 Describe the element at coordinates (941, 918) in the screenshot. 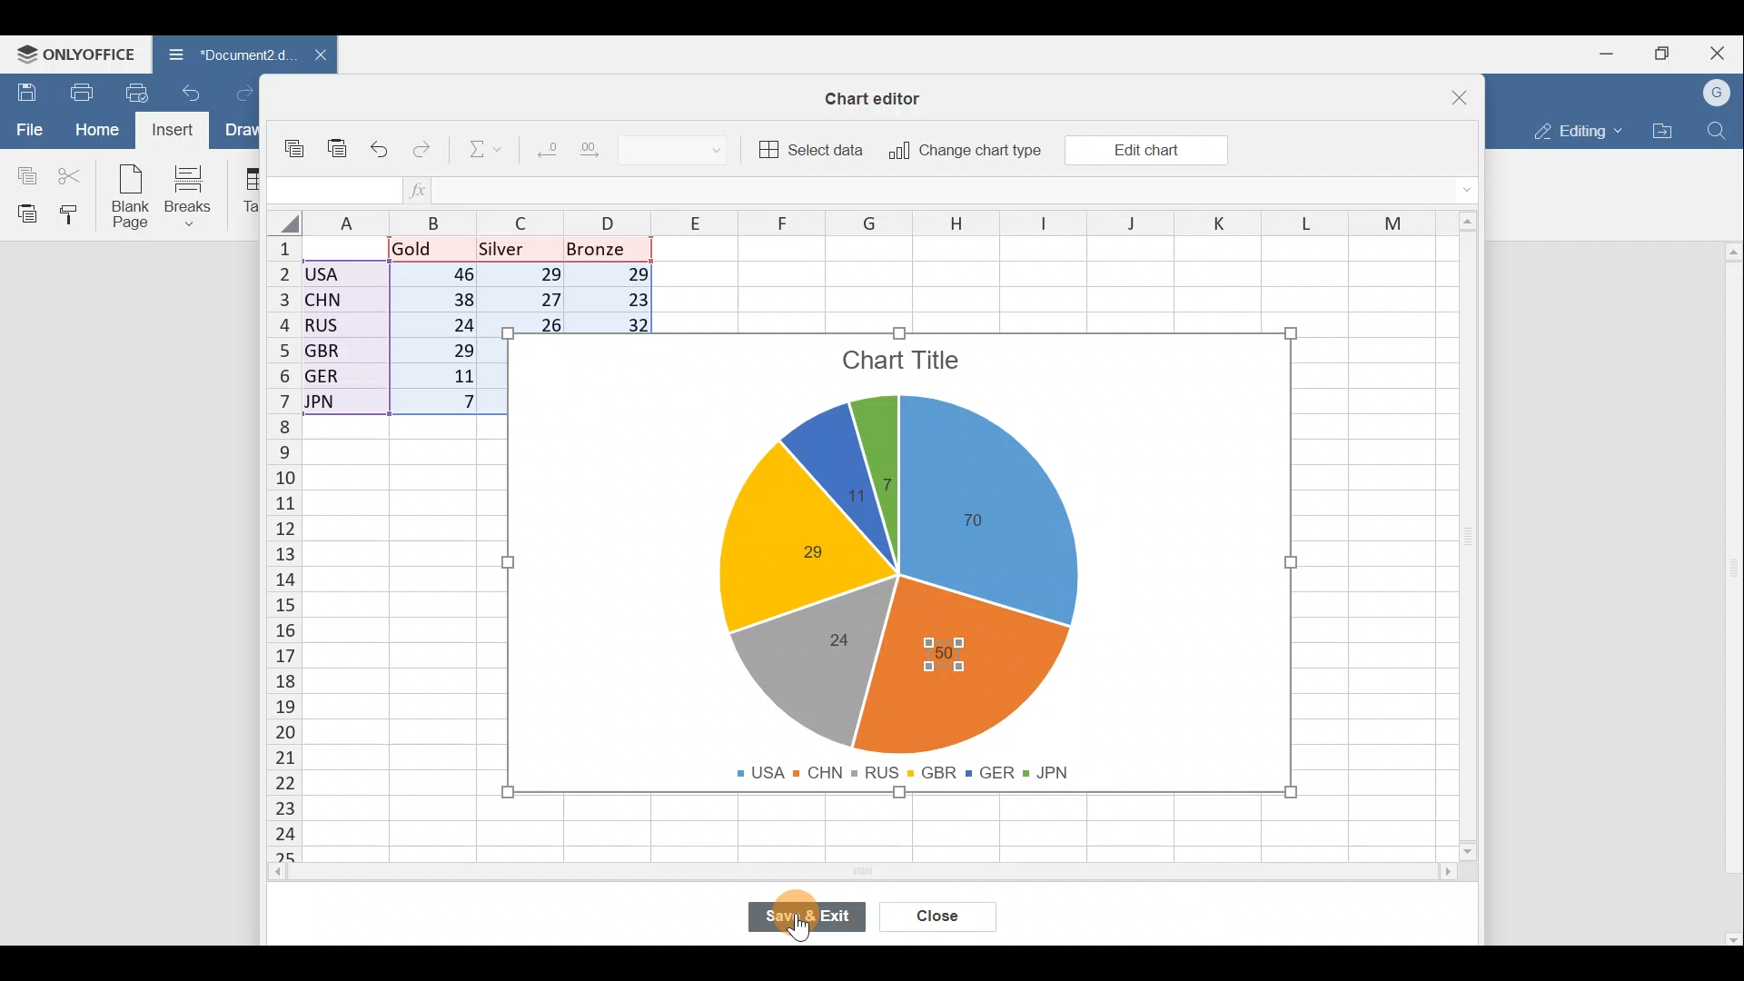

I see `Close` at that location.